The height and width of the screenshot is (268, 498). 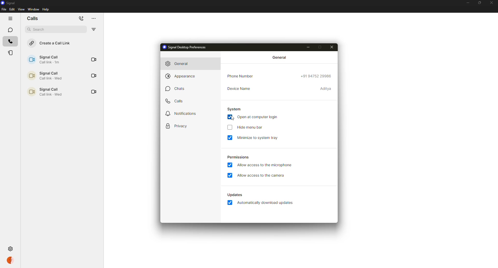 What do you see at coordinates (93, 59) in the screenshot?
I see `video` at bounding box center [93, 59].